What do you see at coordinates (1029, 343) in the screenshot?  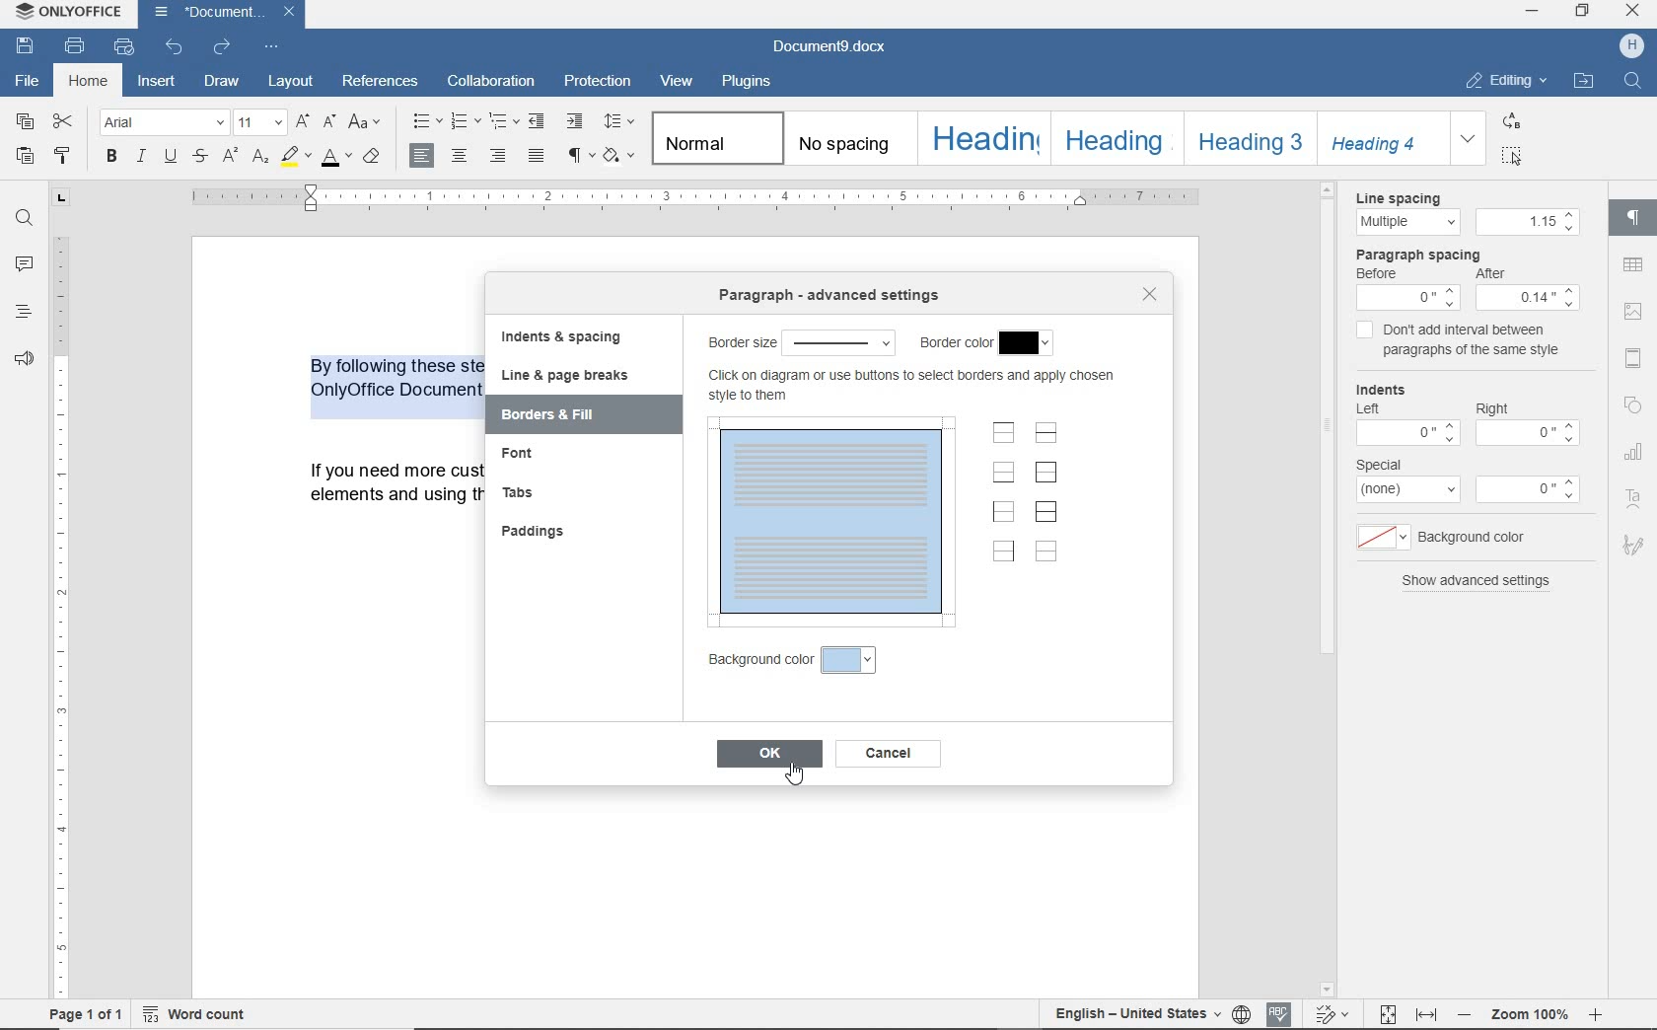 I see `select` at bounding box center [1029, 343].